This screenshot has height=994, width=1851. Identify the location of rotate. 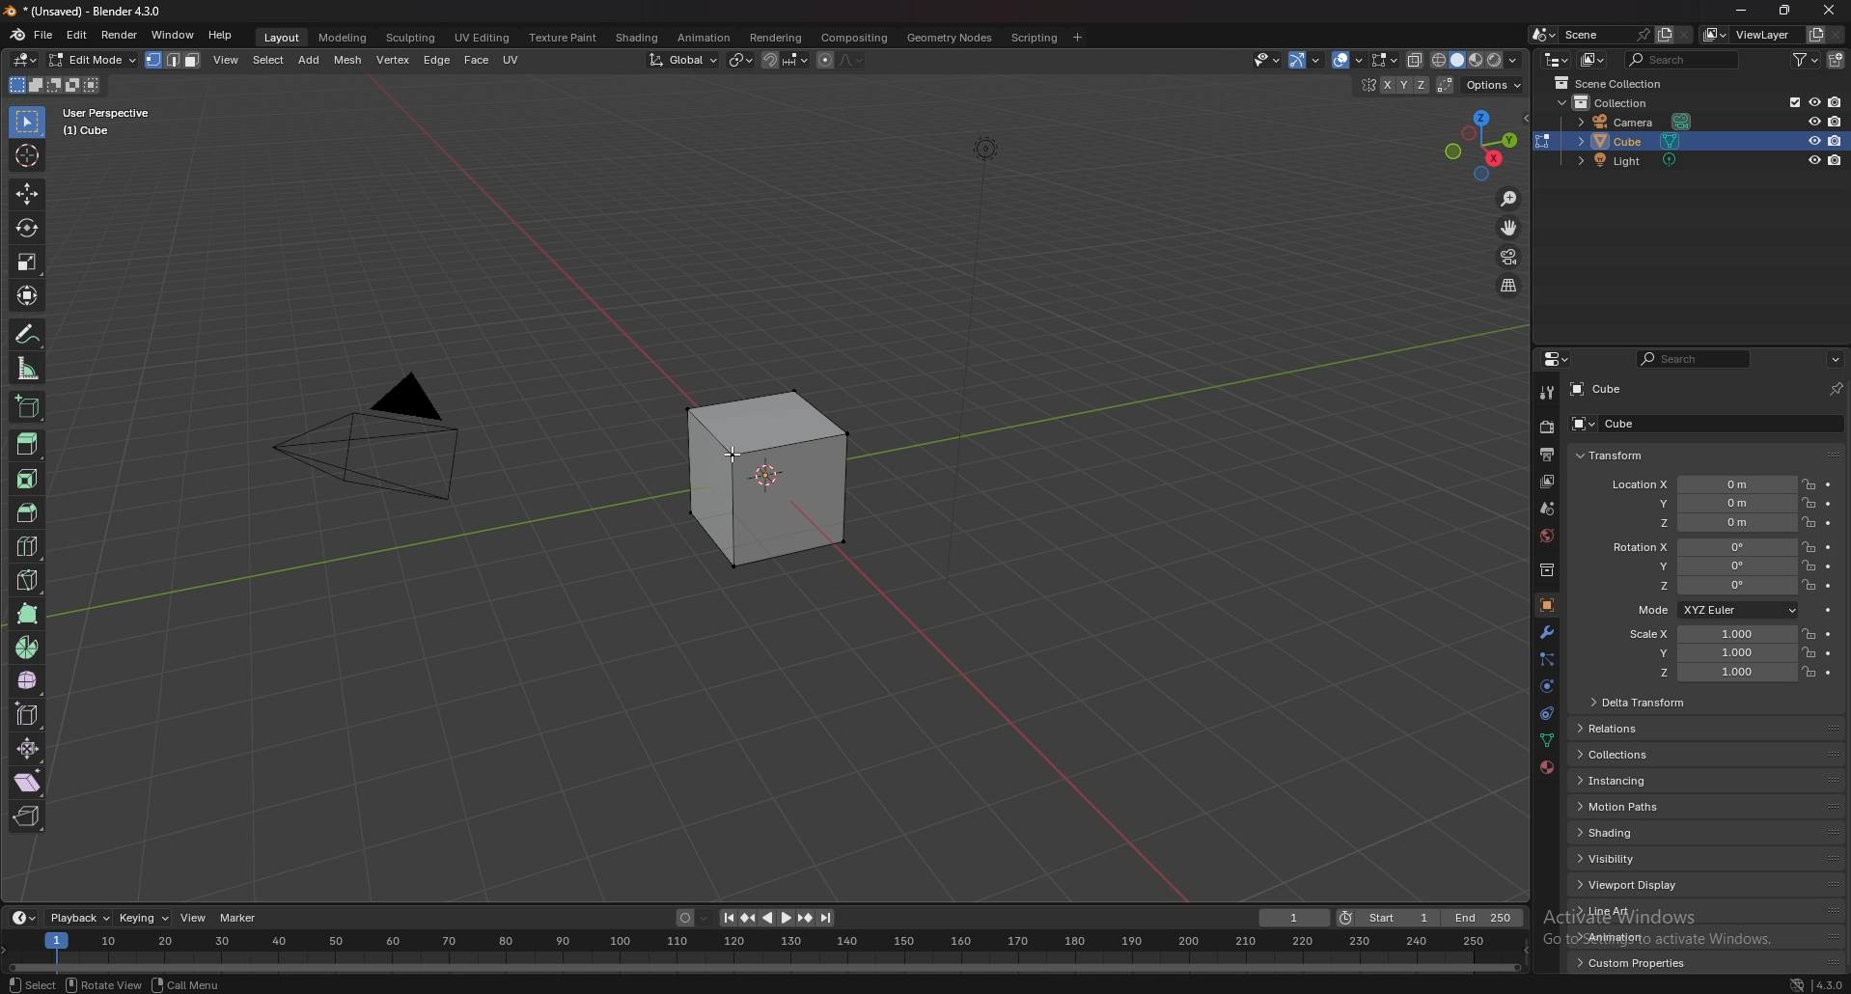
(28, 228).